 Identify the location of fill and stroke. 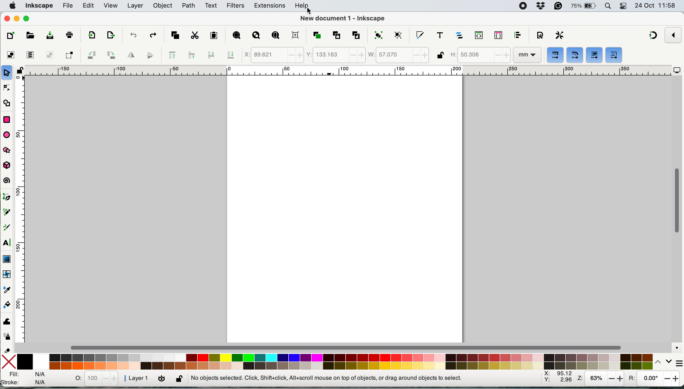
(418, 34).